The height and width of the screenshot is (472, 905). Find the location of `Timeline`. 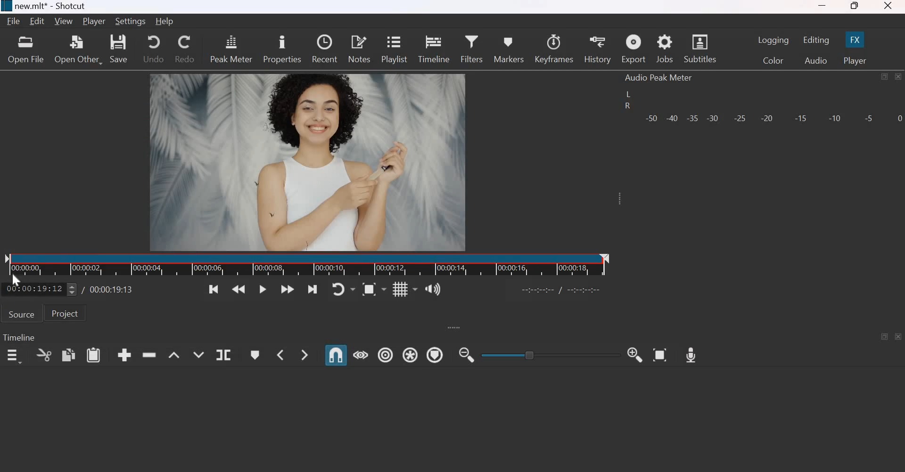

Timeline is located at coordinates (19, 337).